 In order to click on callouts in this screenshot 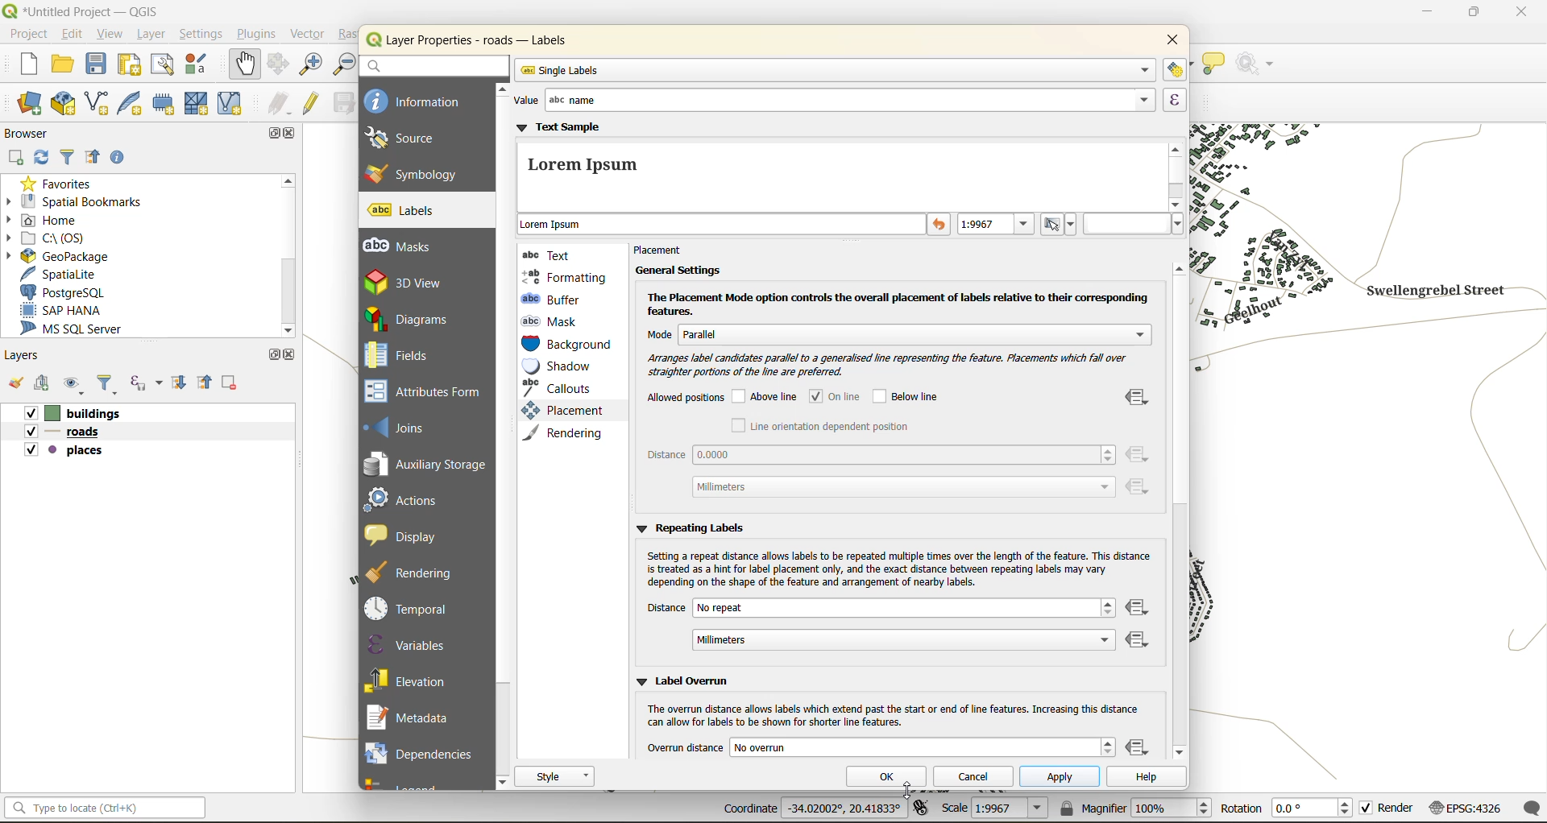, I will do `click(562, 388)`.